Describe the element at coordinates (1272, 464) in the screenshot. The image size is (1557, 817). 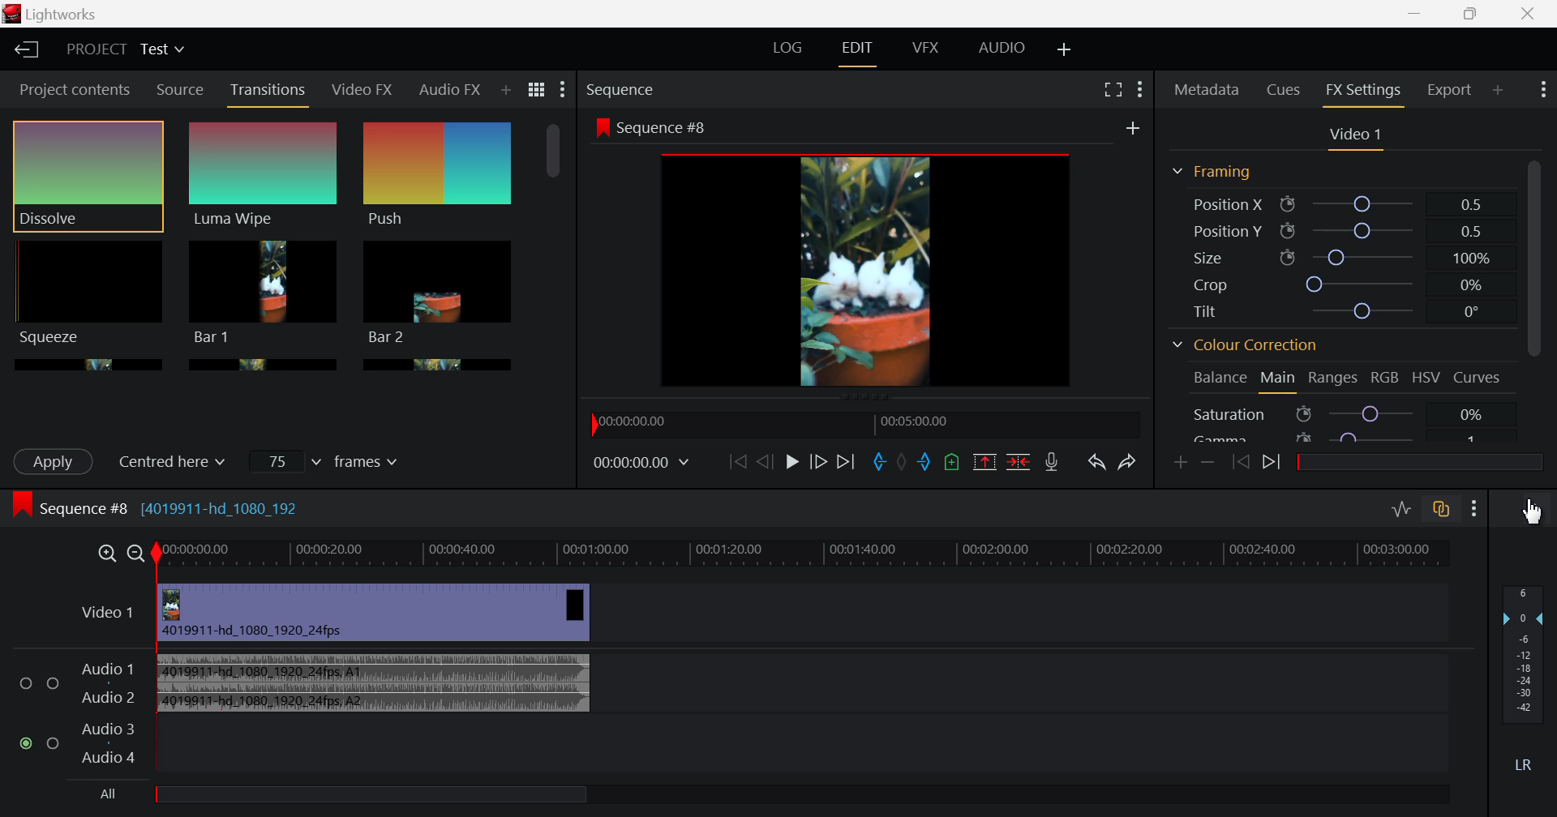
I see `Next keyframe` at that location.